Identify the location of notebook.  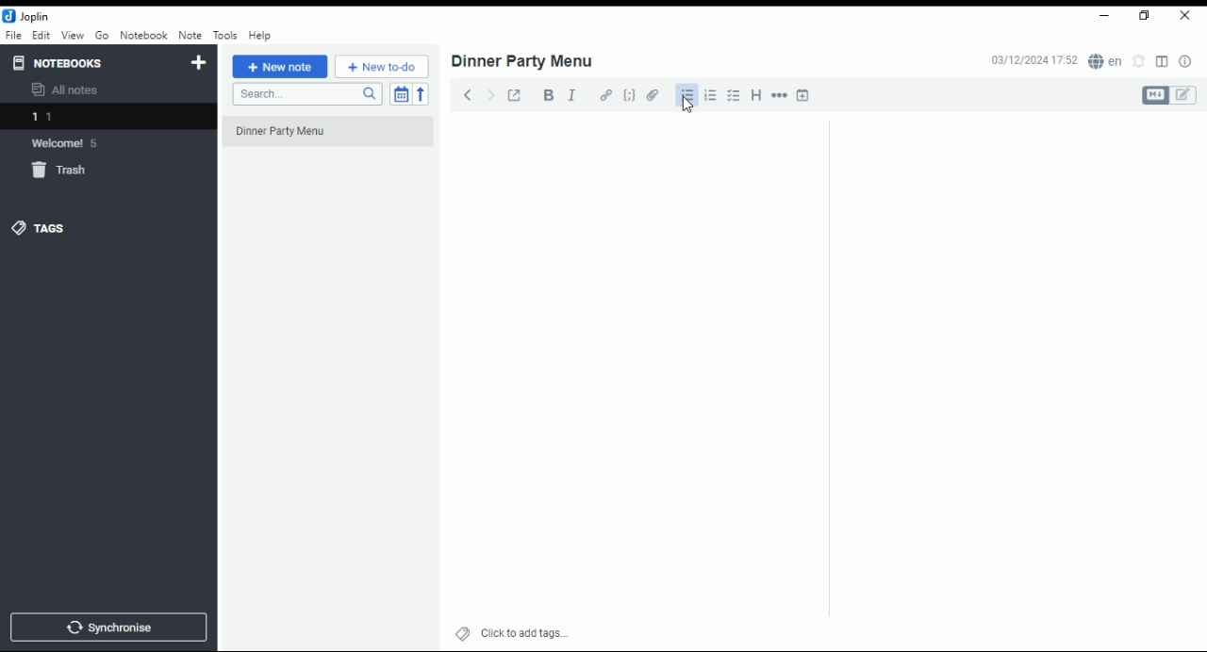
(143, 35).